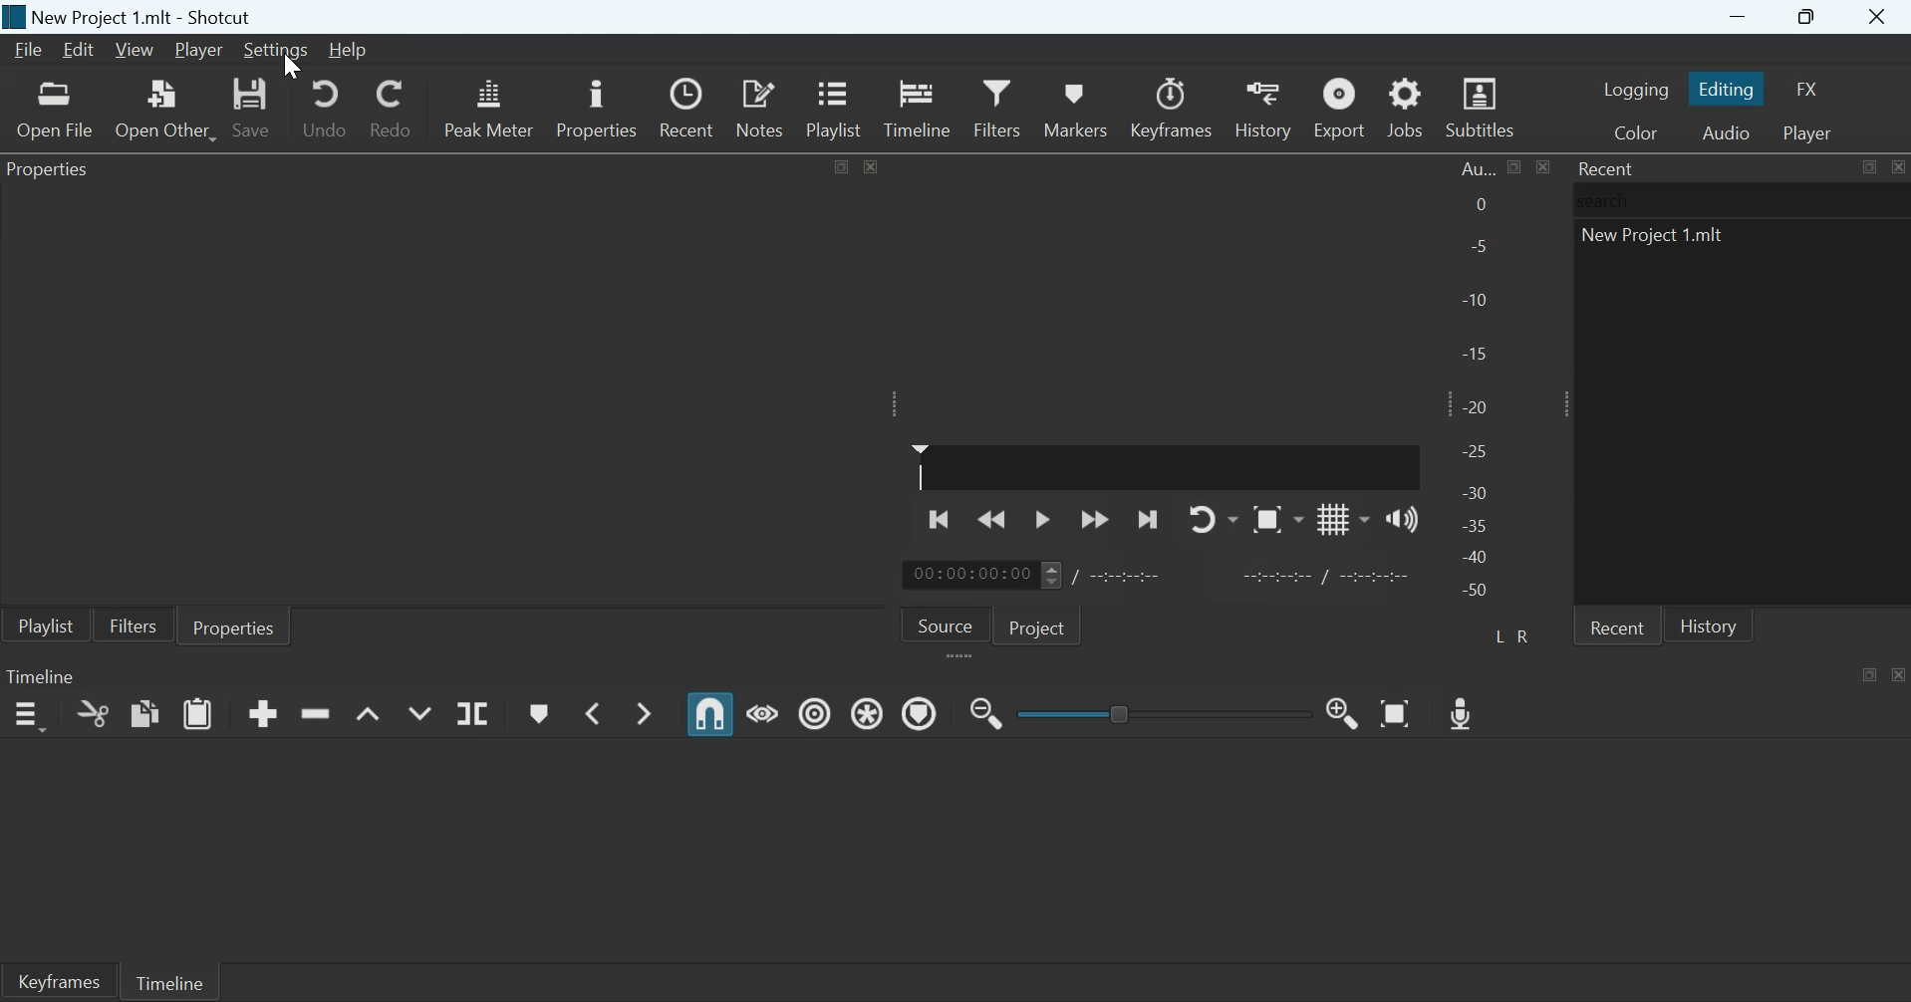 Image resolution: width=1911 pixels, height=1002 pixels. What do you see at coordinates (1040, 626) in the screenshot?
I see `Project` at bounding box center [1040, 626].